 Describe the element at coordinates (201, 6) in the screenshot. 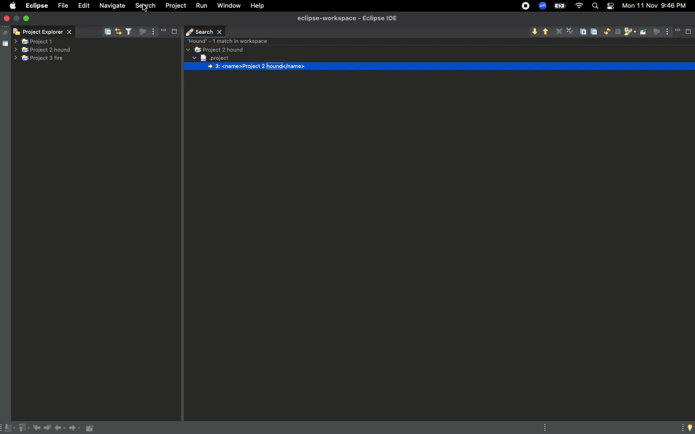

I see `Run` at that location.